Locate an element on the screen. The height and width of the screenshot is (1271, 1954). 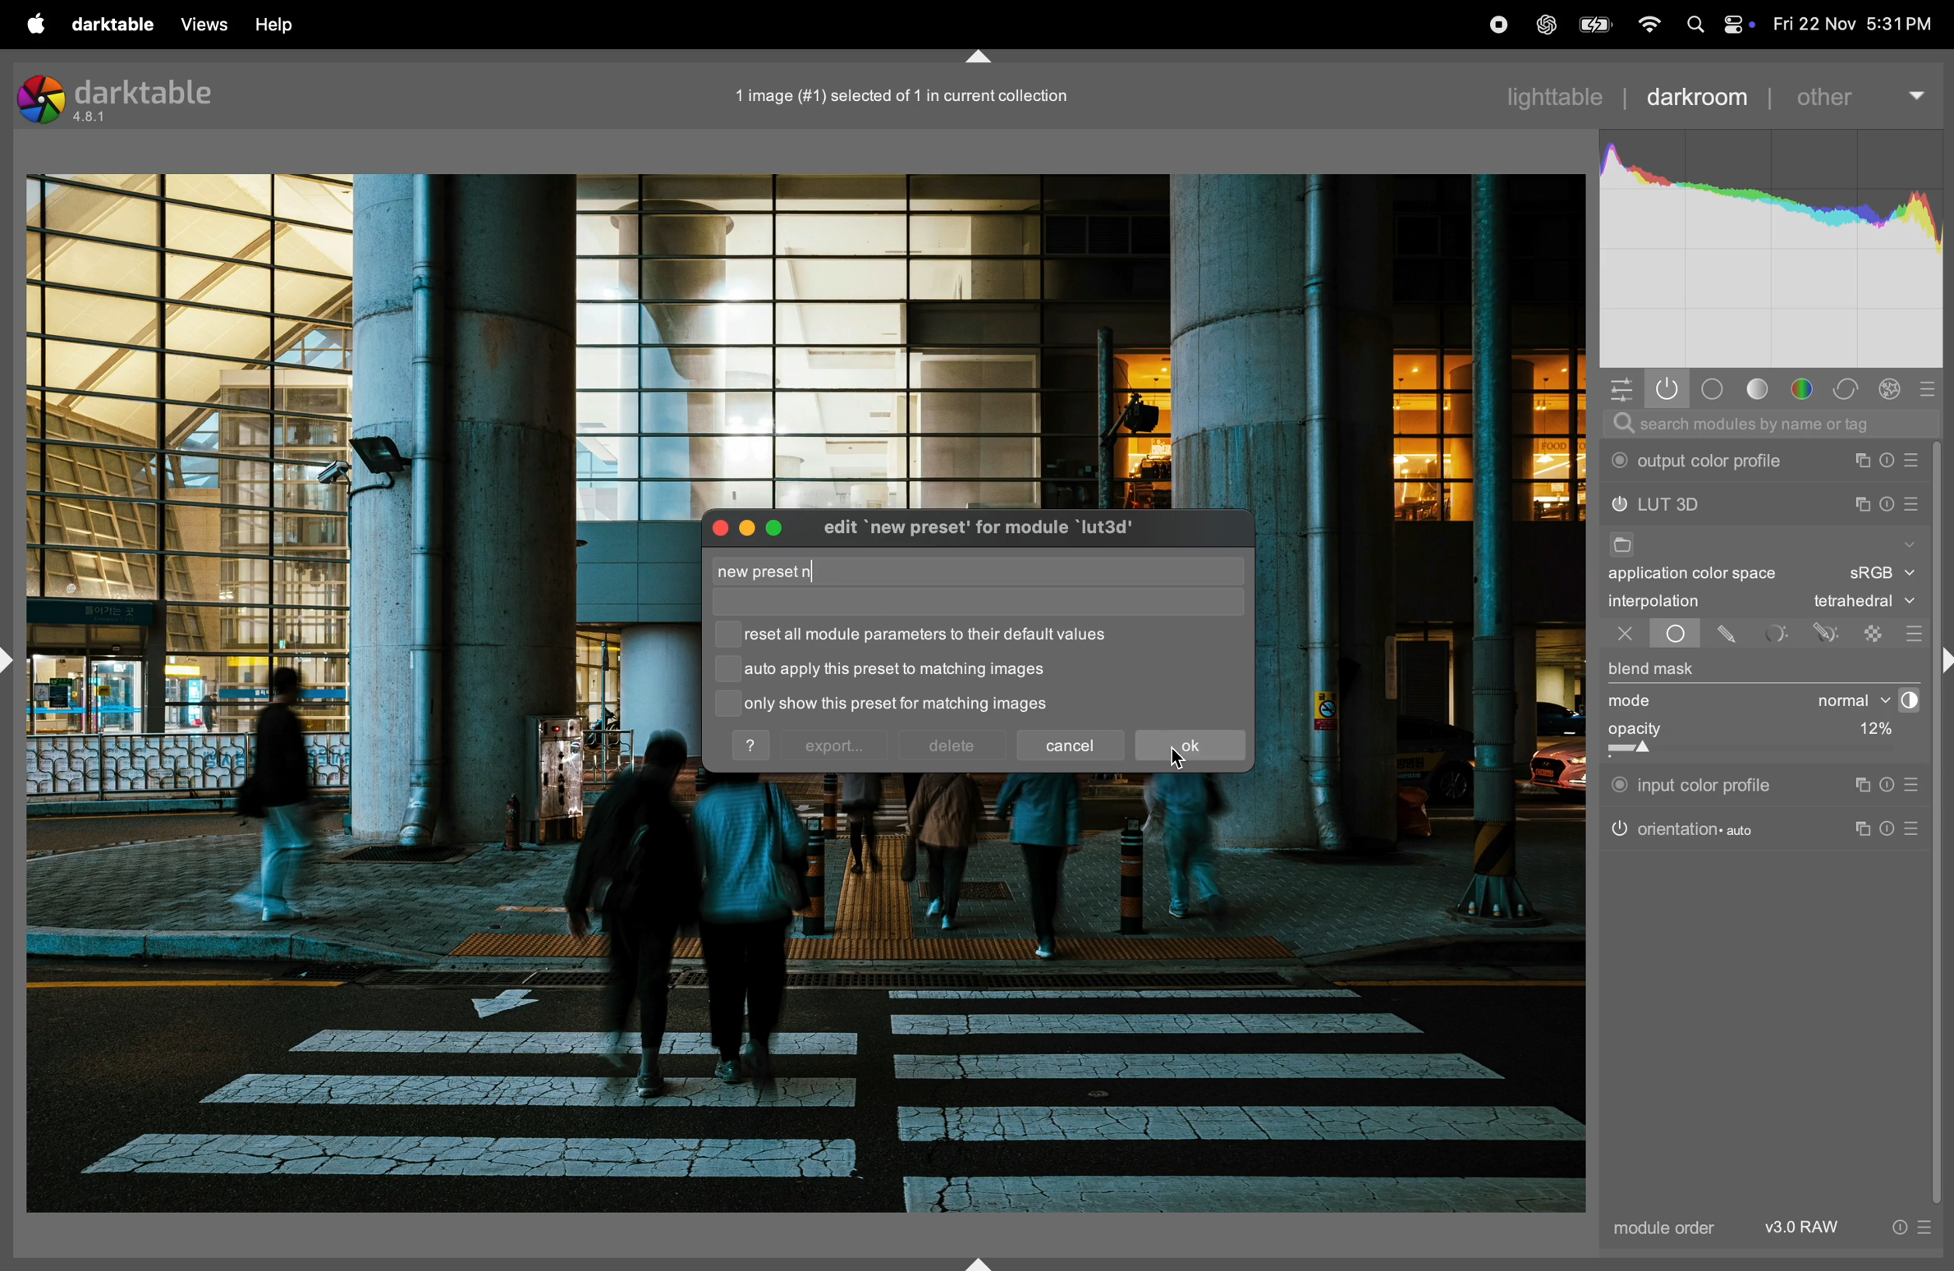
off is located at coordinates (1625, 635).